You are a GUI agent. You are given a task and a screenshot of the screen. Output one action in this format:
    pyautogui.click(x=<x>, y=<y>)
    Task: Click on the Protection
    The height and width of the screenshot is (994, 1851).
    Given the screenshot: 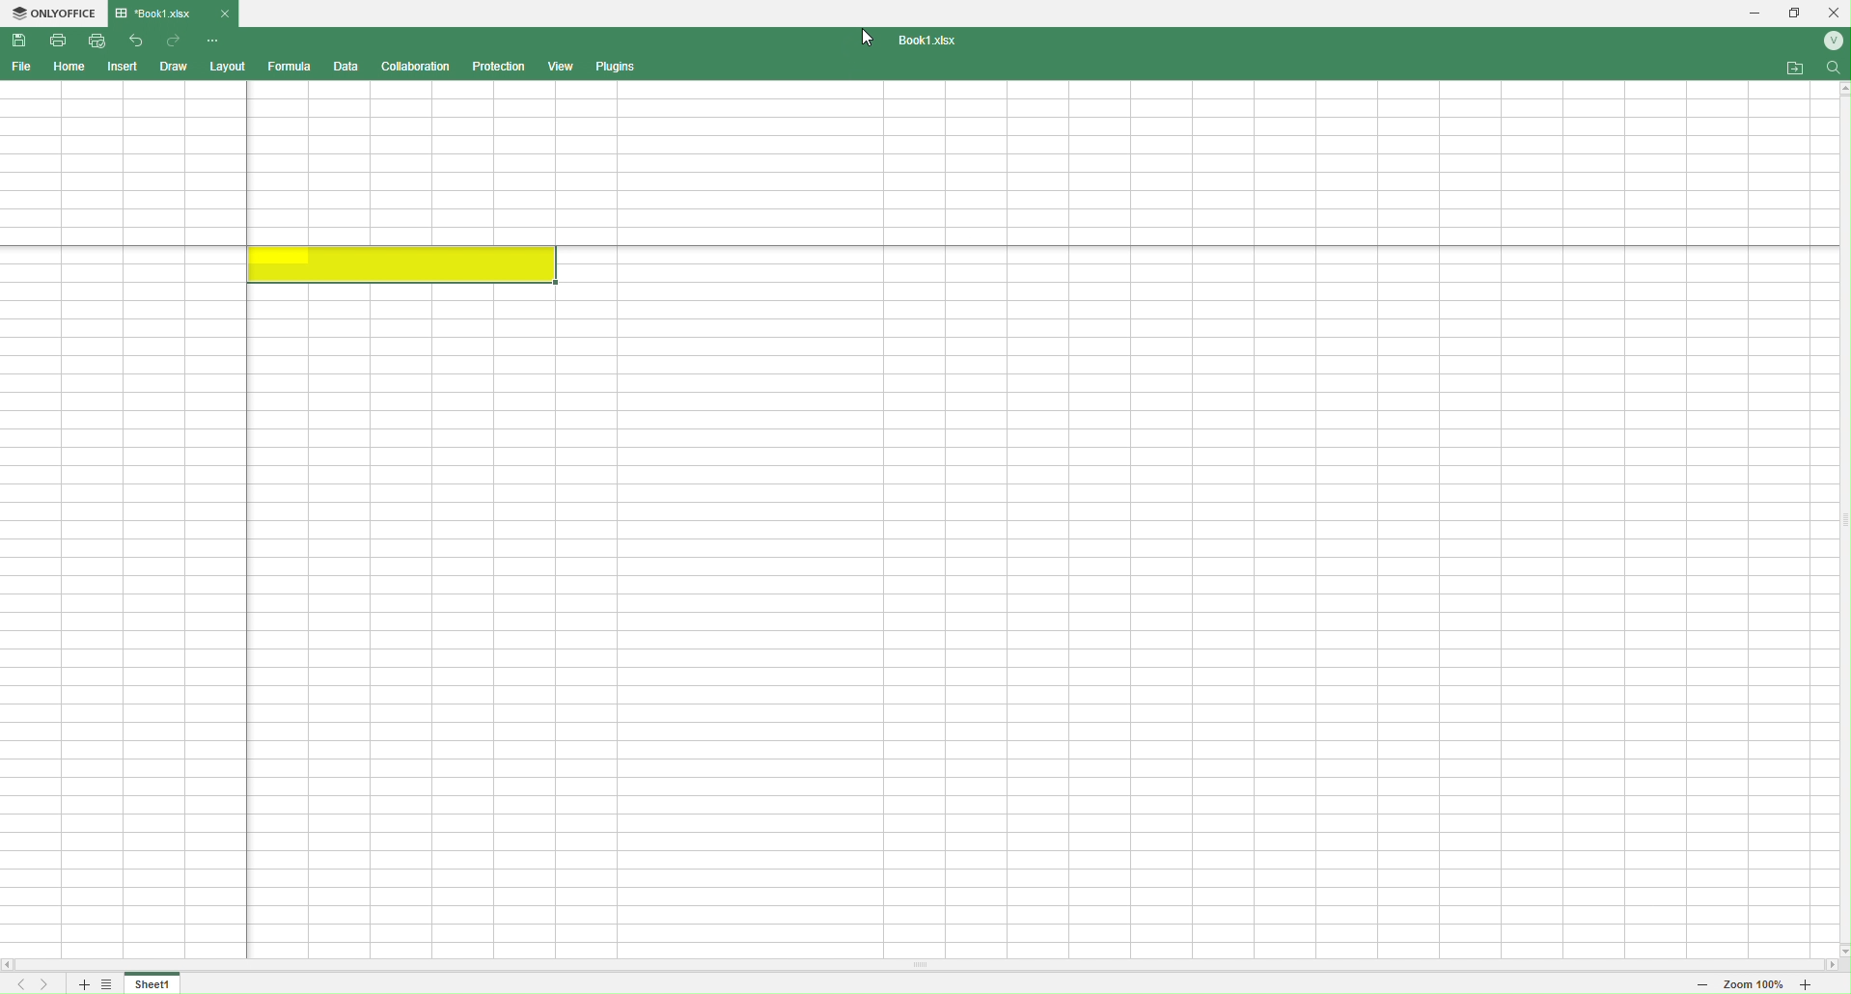 What is the action you would take?
    pyautogui.click(x=498, y=69)
    